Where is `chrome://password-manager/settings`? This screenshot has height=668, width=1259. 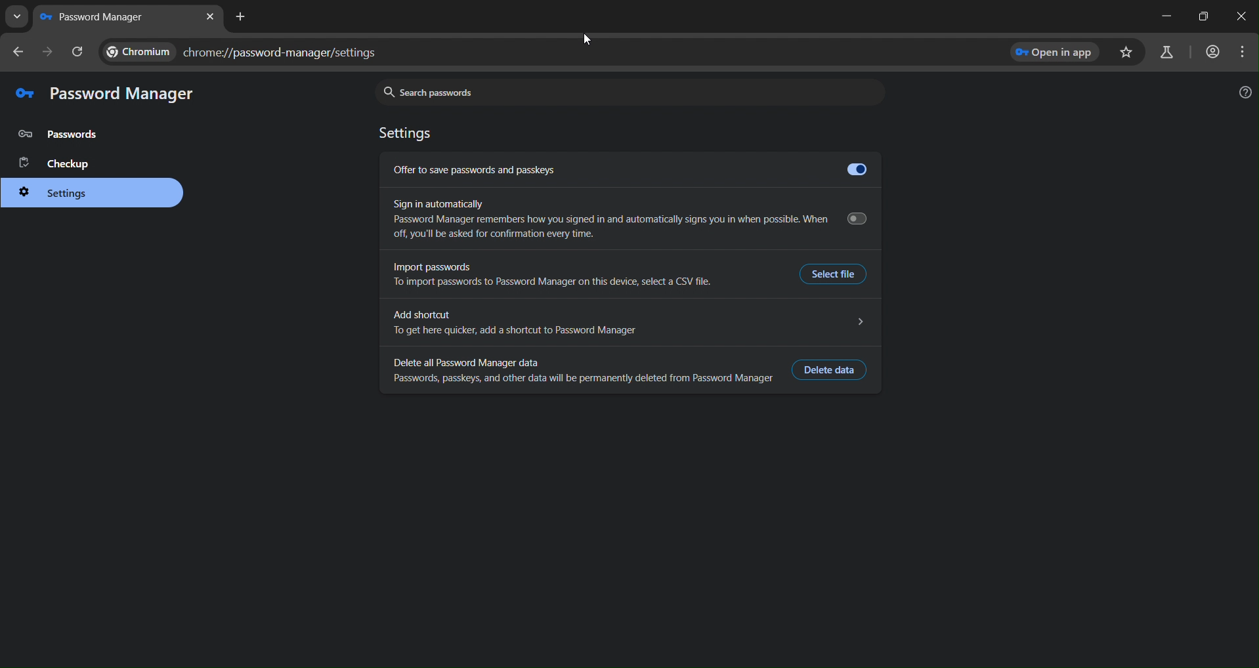
chrome://password-manager/settings is located at coordinates (238, 52).